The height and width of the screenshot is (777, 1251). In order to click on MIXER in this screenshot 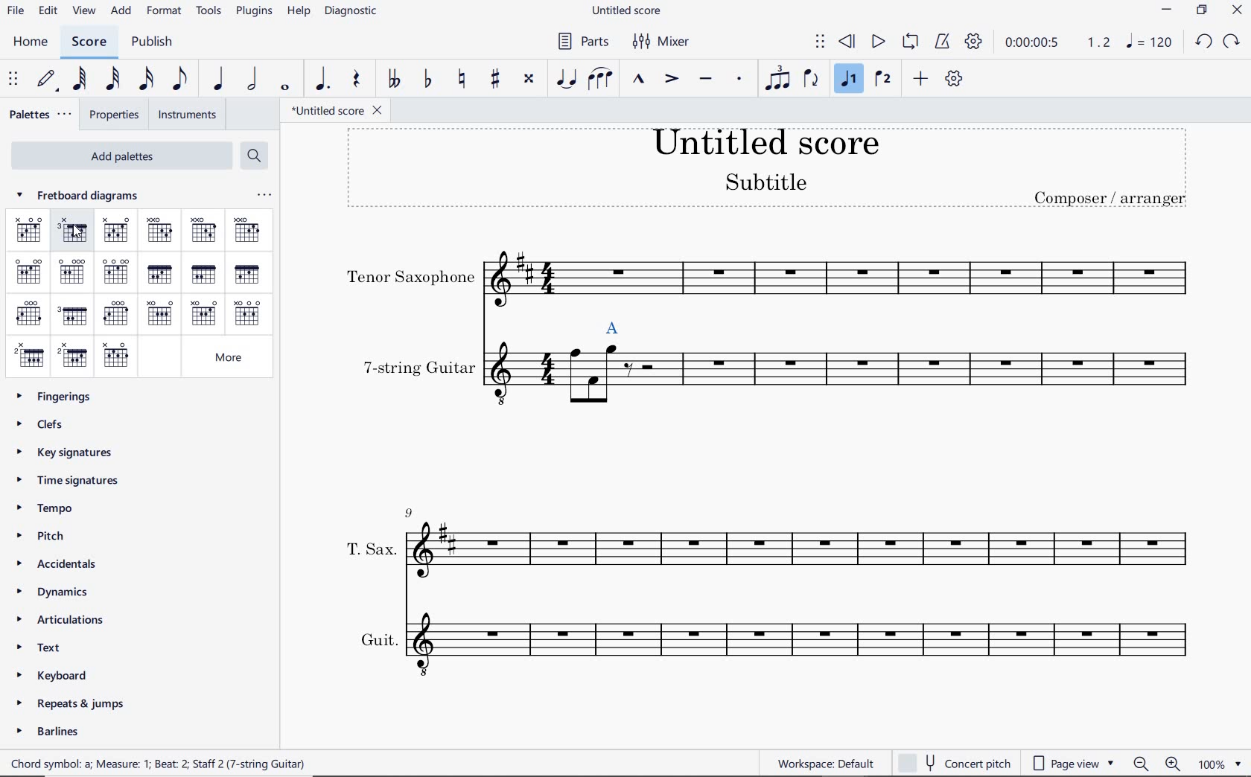, I will do `click(663, 42)`.